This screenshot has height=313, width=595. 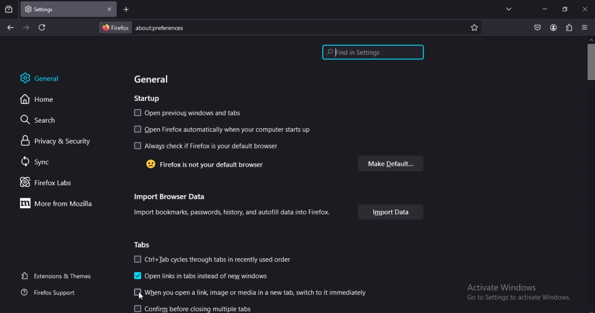 I want to click on extensions & themes, so click(x=56, y=276).